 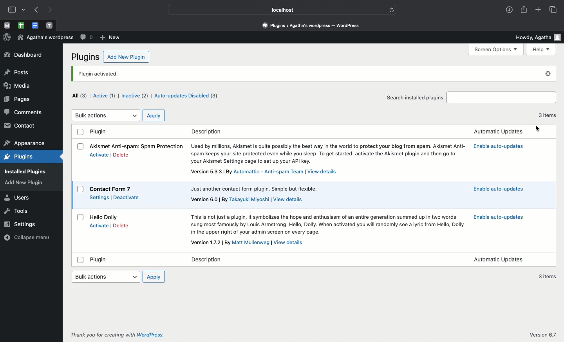 What do you see at coordinates (501, 131) in the screenshot?
I see `Updates` at bounding box center [501, 131].